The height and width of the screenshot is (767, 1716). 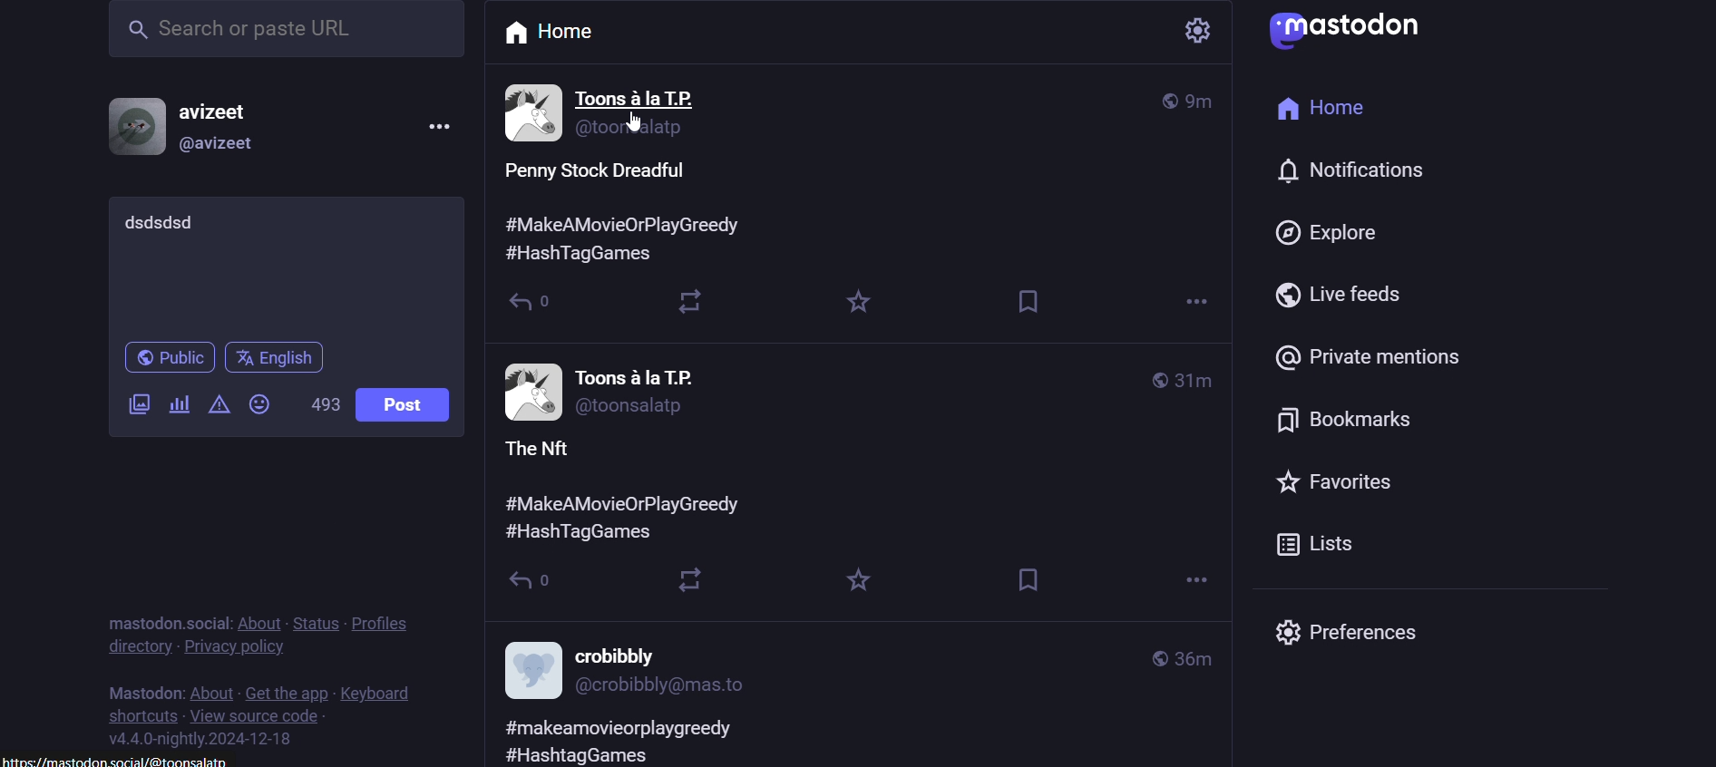 I want to click on word limit, so click(x=323, y=410).